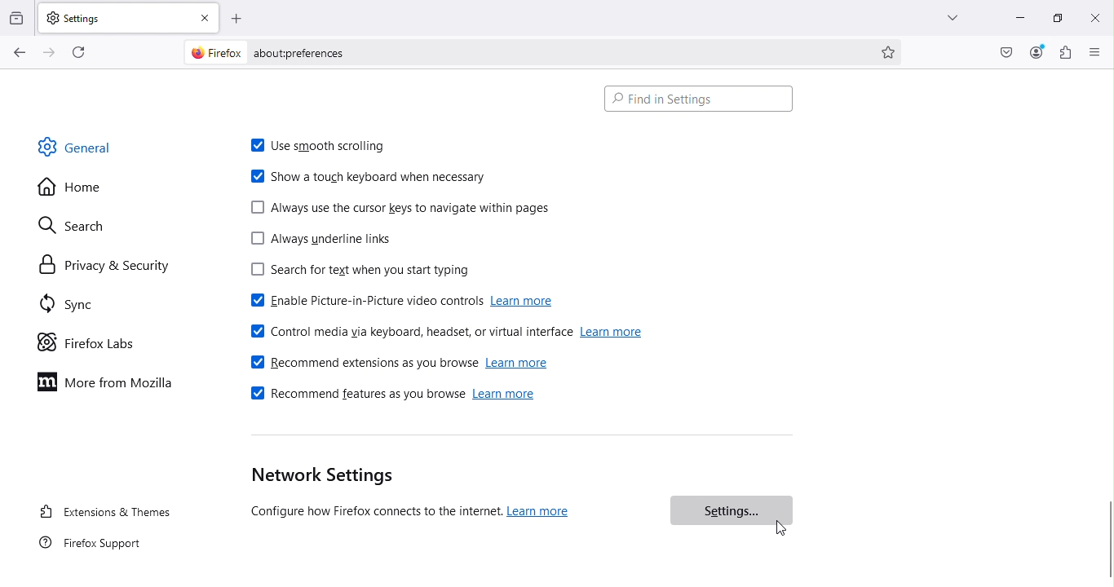 Image resolution: width=1114 pixels, height=587 pixels. Describe the element at coordinates (20, 53) in the screenshot. I see `Go back one page` at that location.